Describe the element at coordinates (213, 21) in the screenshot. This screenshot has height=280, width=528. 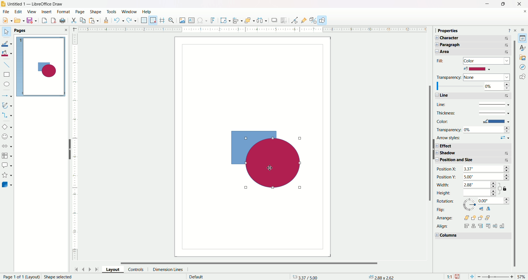
I see `fontwork text` at that location.